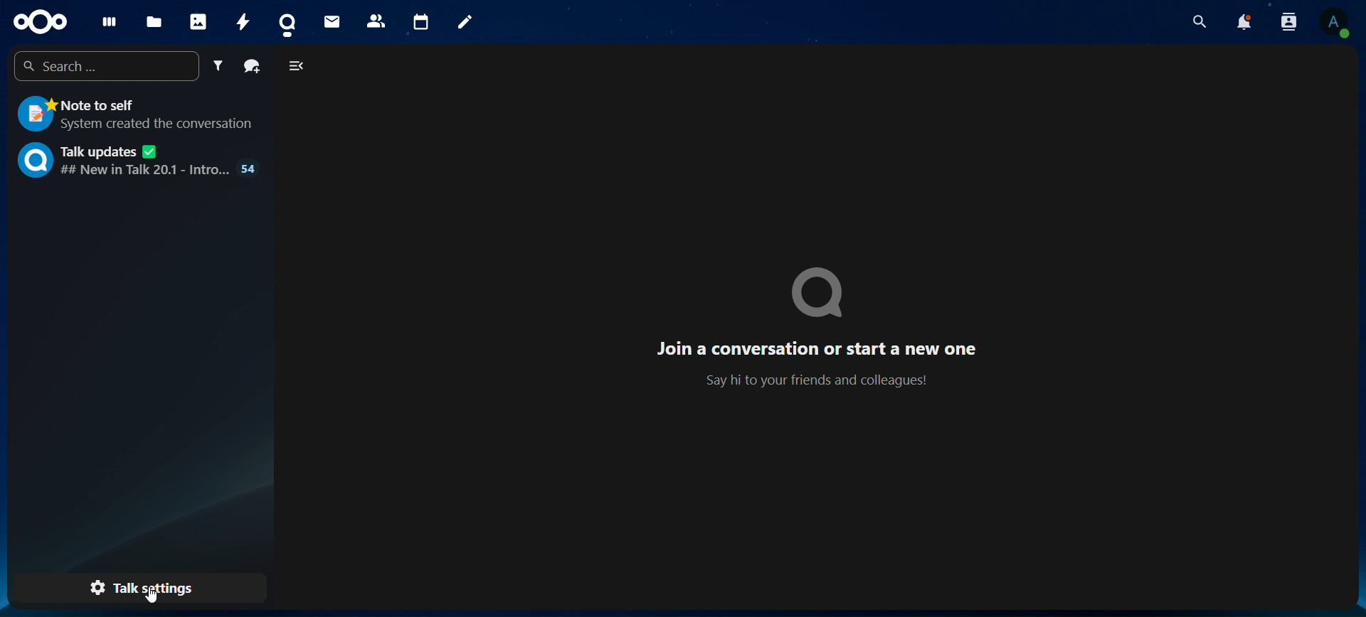  Describe the element at coordinates (244, 21) in the screenshot. I see `activity` at that location.